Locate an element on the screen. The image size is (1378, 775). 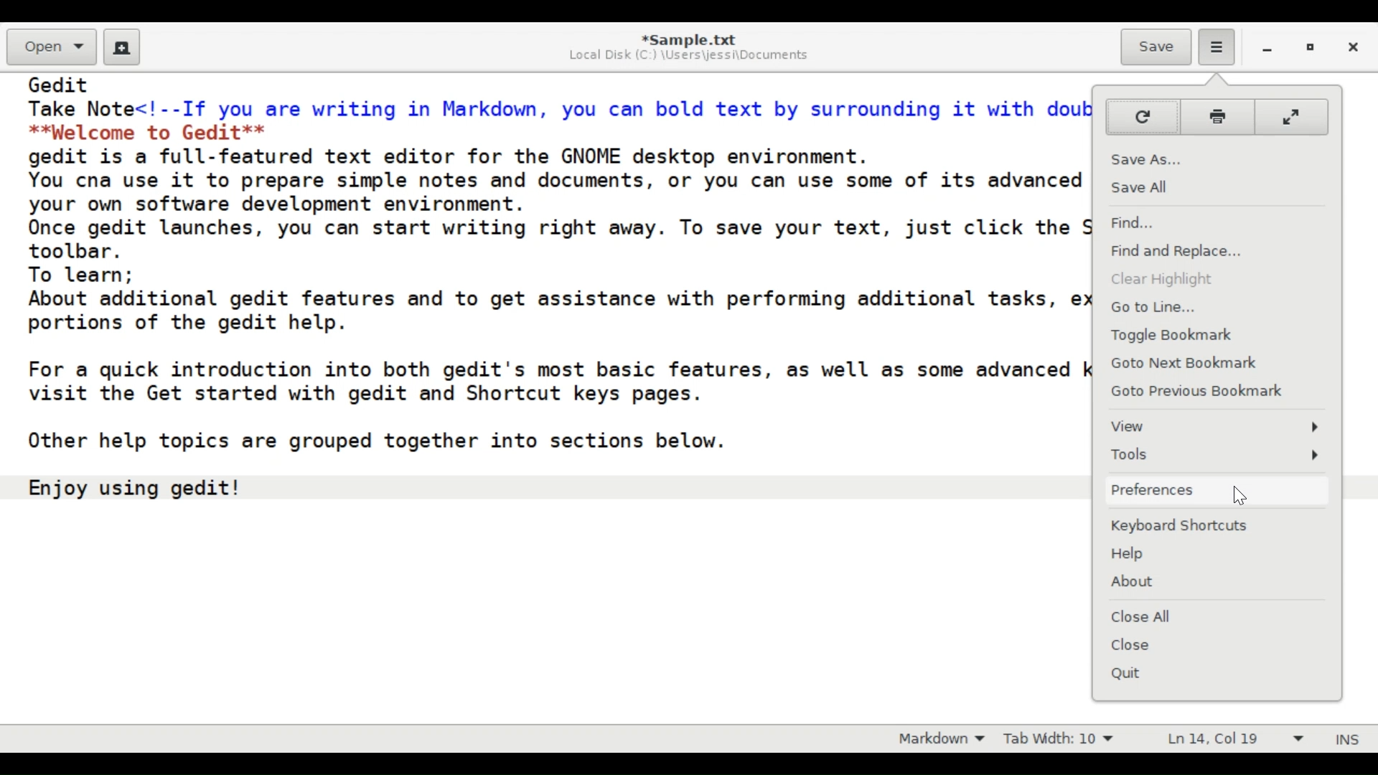
Goto Next Bookmark is located at coordinates (1214, 361).